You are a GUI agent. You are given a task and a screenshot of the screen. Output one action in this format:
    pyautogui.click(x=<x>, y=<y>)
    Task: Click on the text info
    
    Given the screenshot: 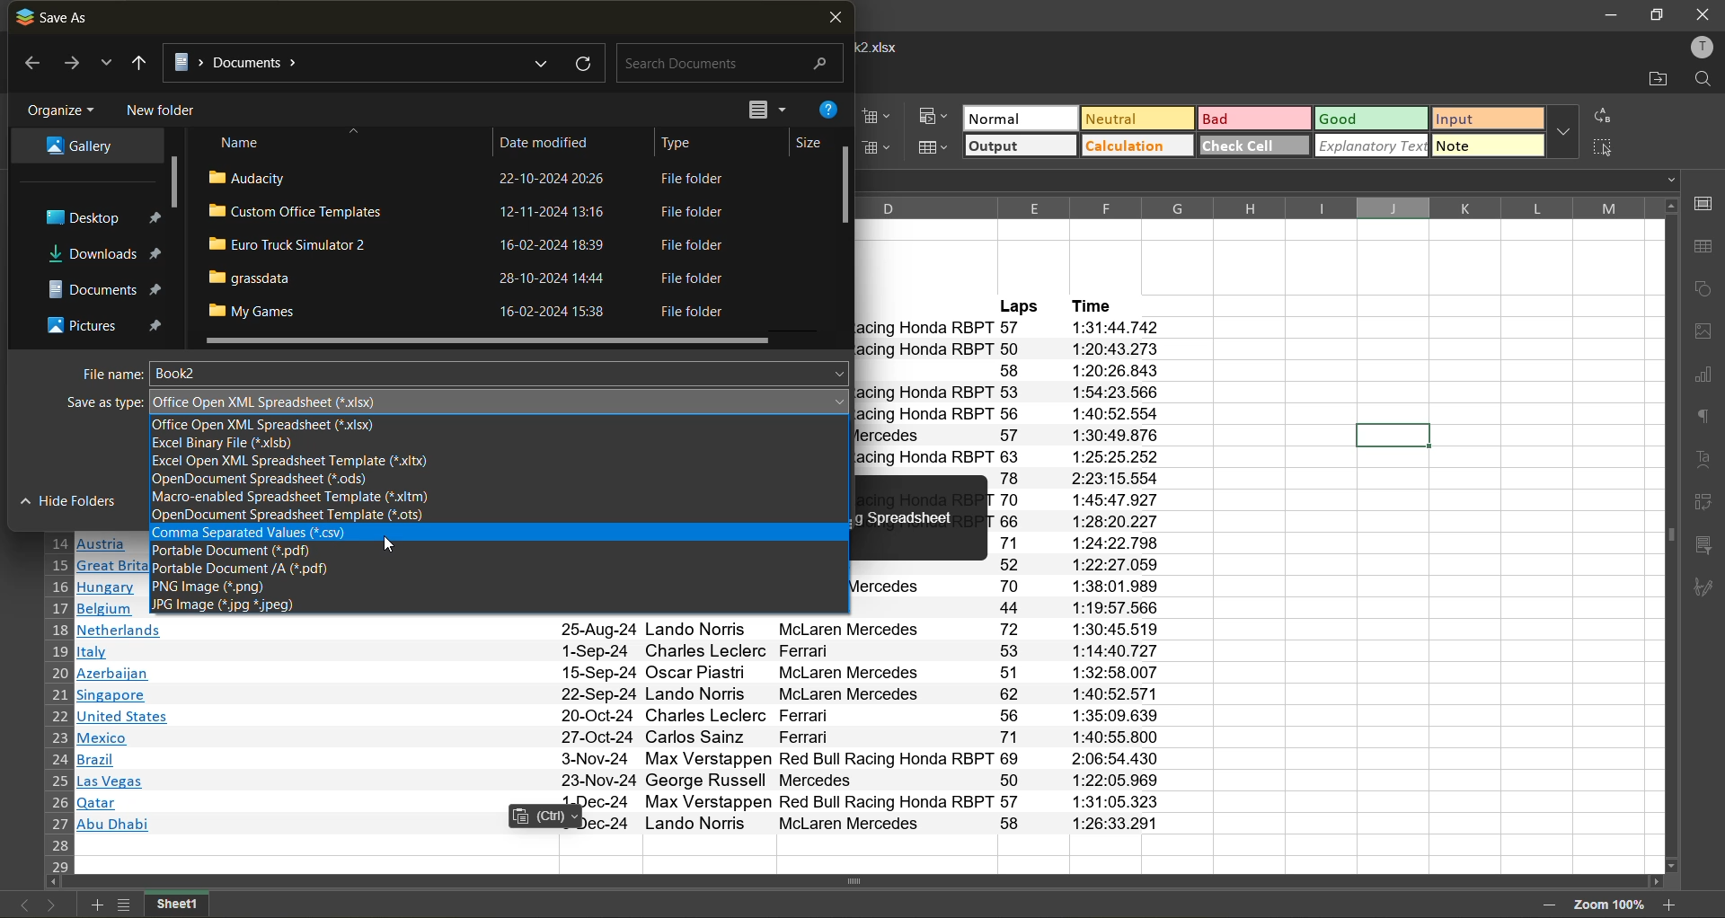 What is the action you would take?
    pyautogui.click(x=624, y=803)
    